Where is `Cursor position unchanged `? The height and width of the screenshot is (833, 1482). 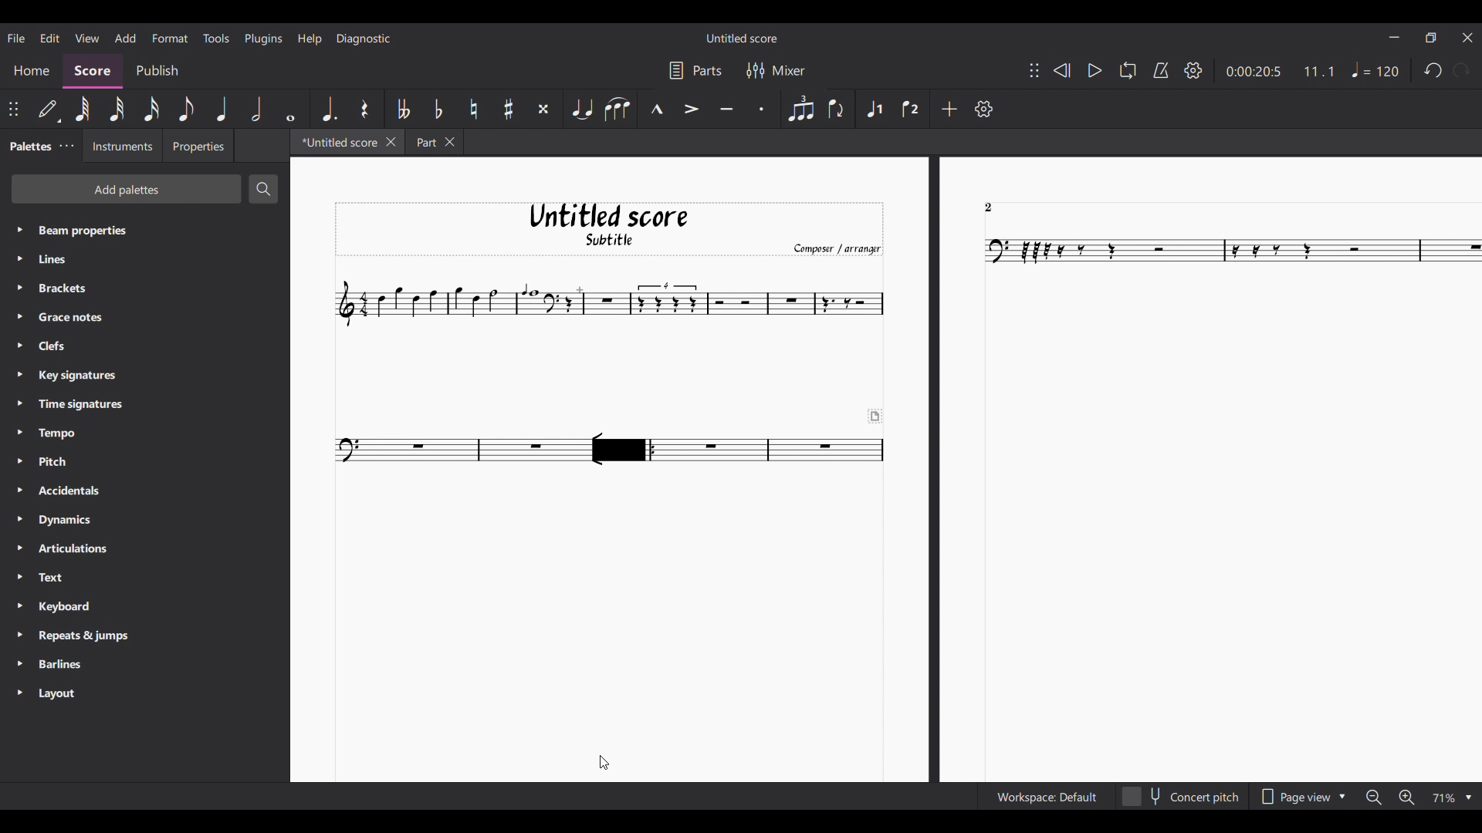 Cursor position unchanged  is located at coordinates (604, 762).